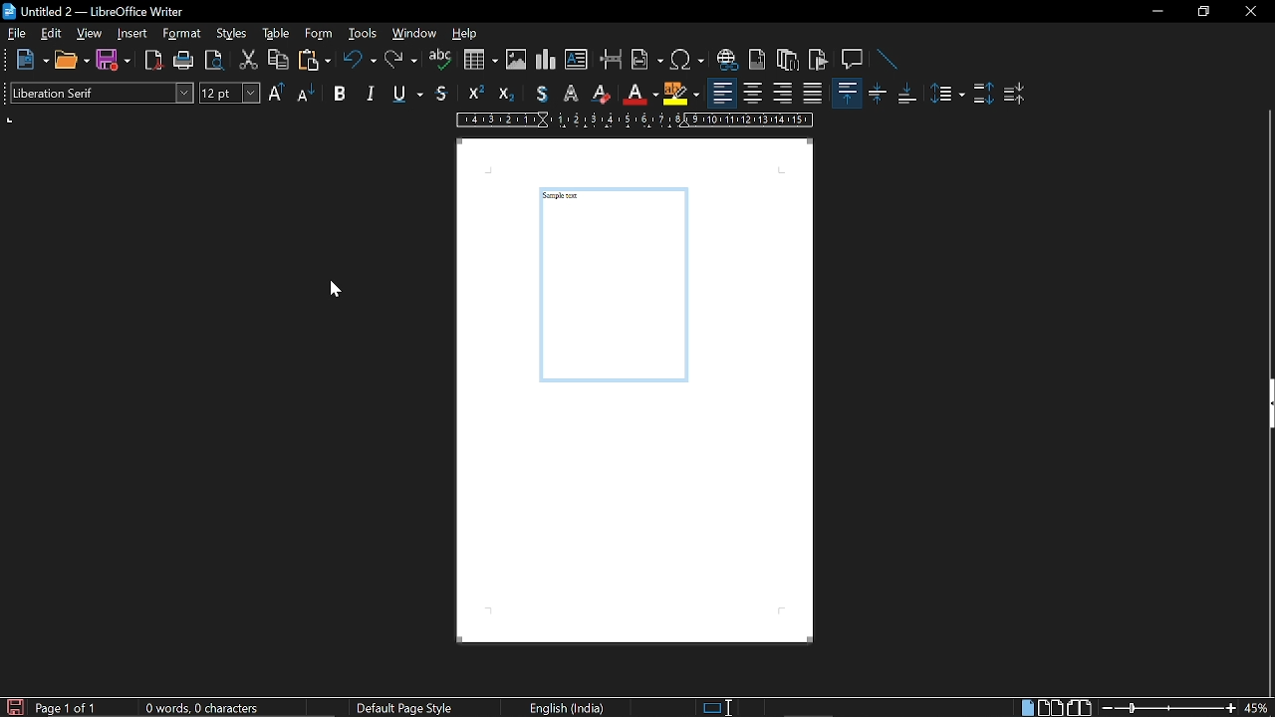 This screenshot has width=1275, height=717. What do you see at coordinates (784, 95) in the screenshot?
I see `align right` at bounding box center [784, 95].